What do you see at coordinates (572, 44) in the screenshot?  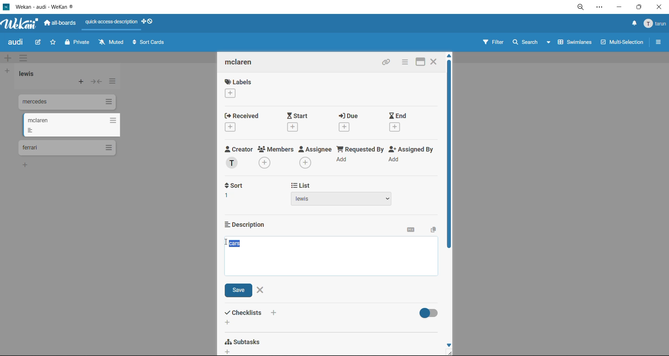 I see `swimlanes` at bounding box center [572, 44].